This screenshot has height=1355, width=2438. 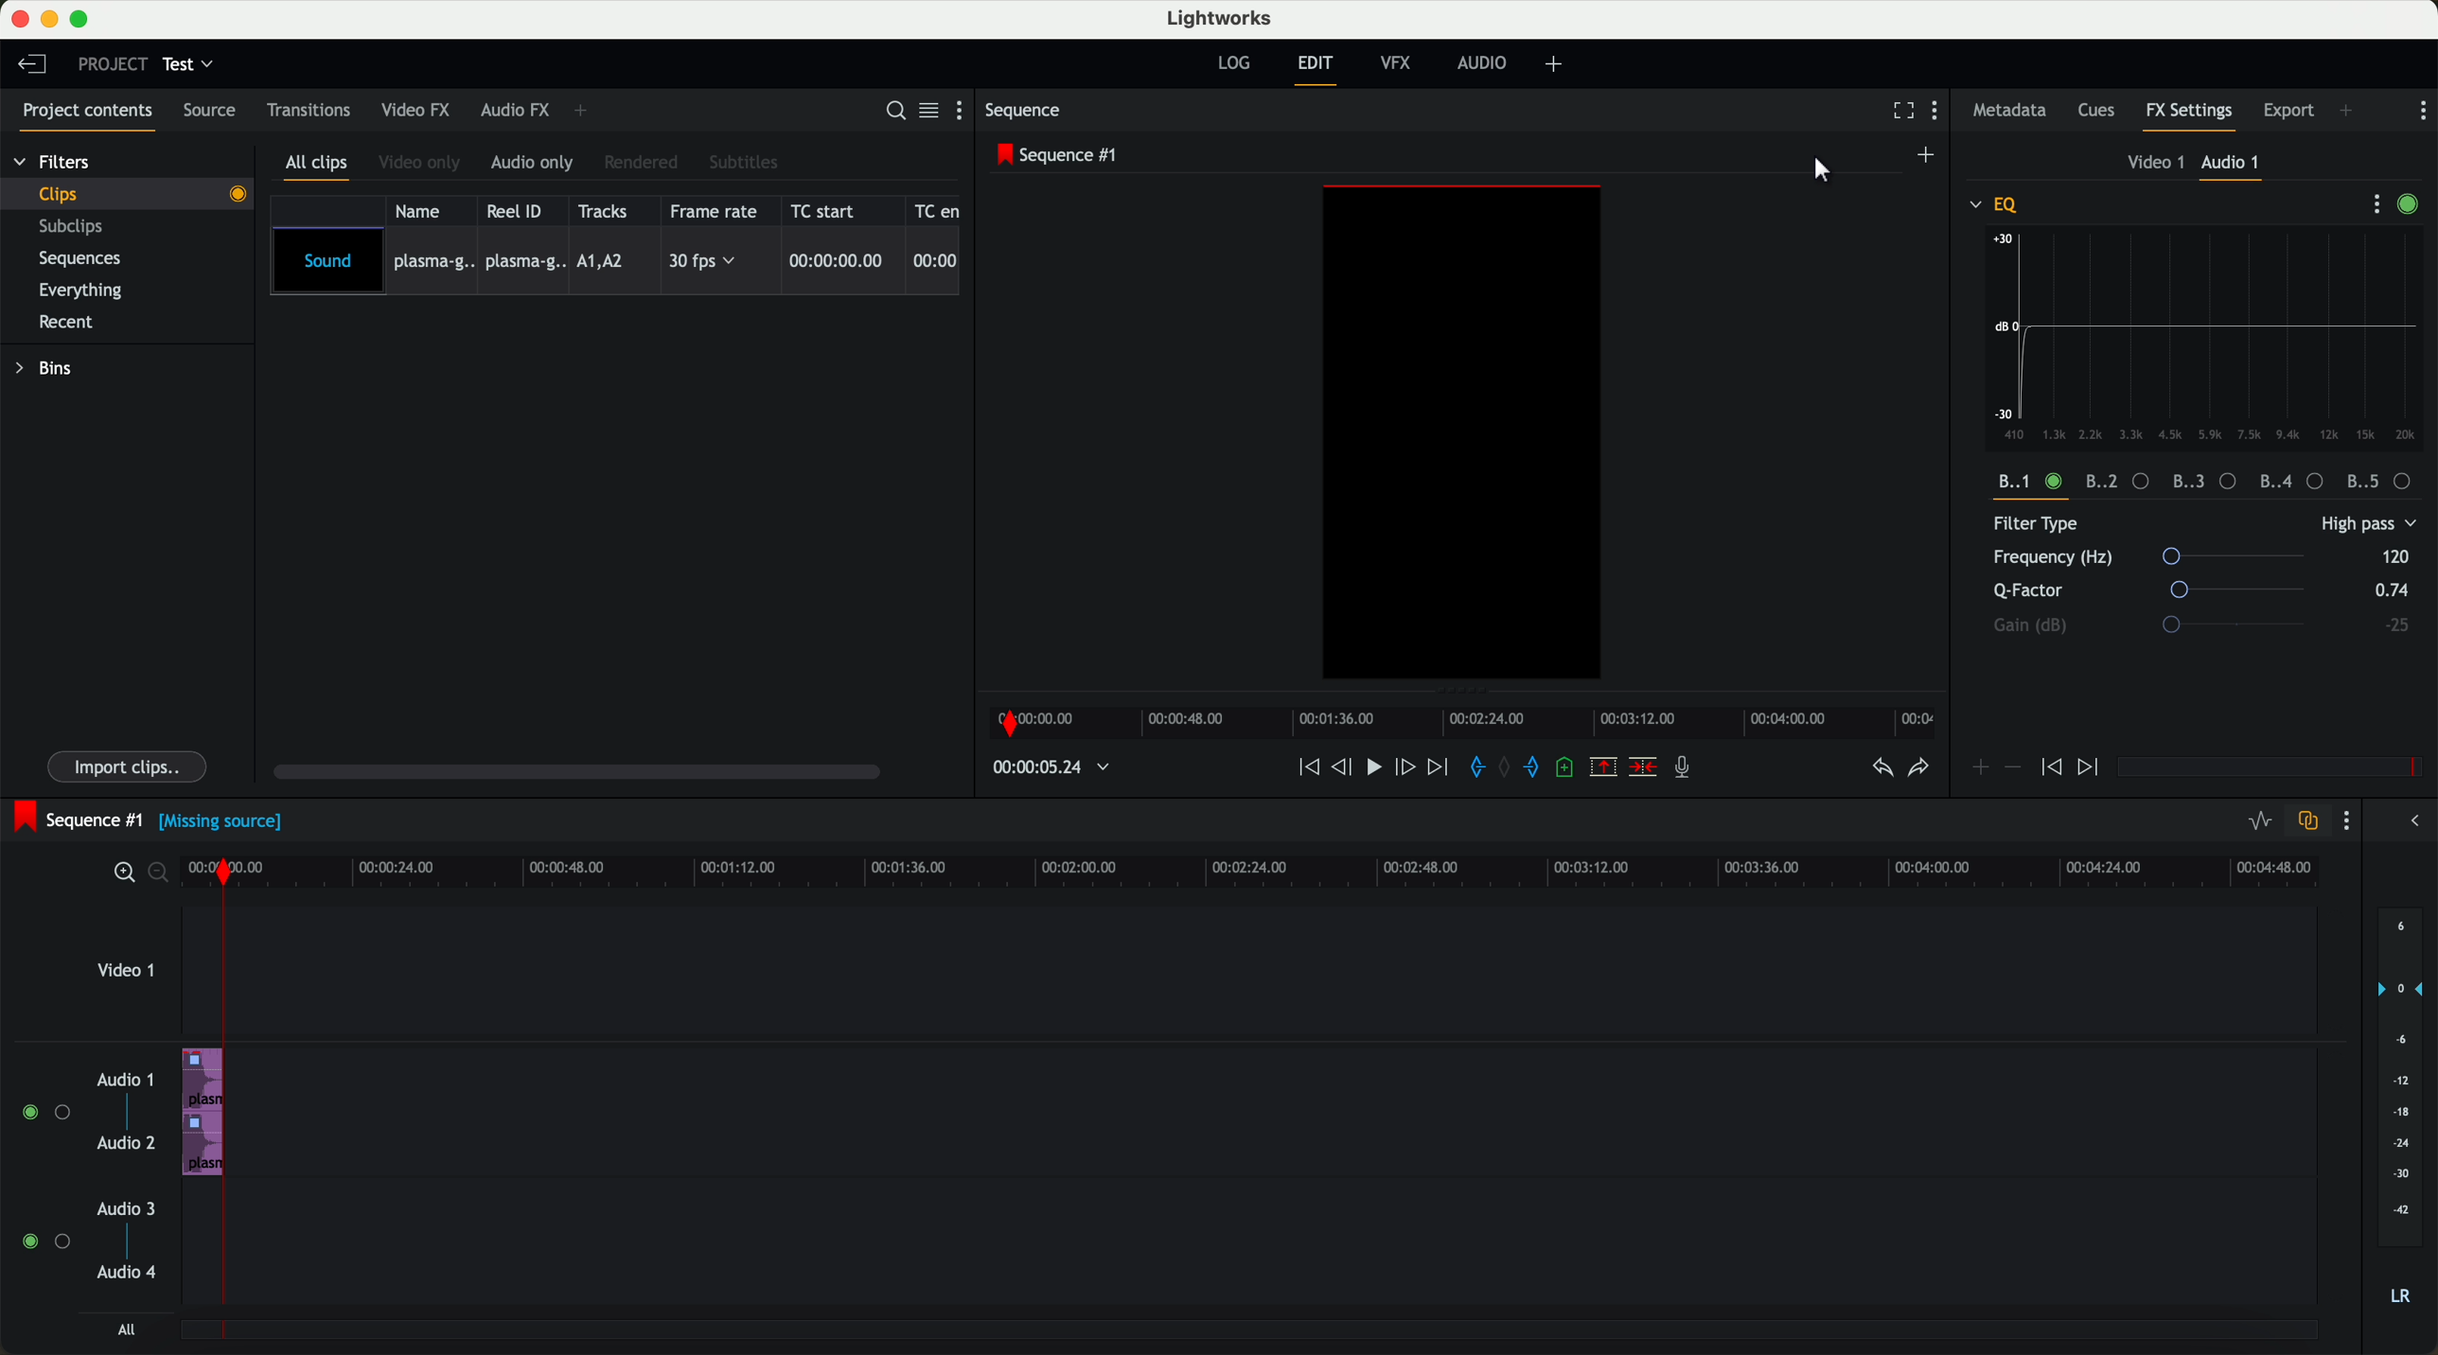 What do you see at coordinates (309, 114) in the screenshot?
I see `transitions` at bounding box center [309, 114].